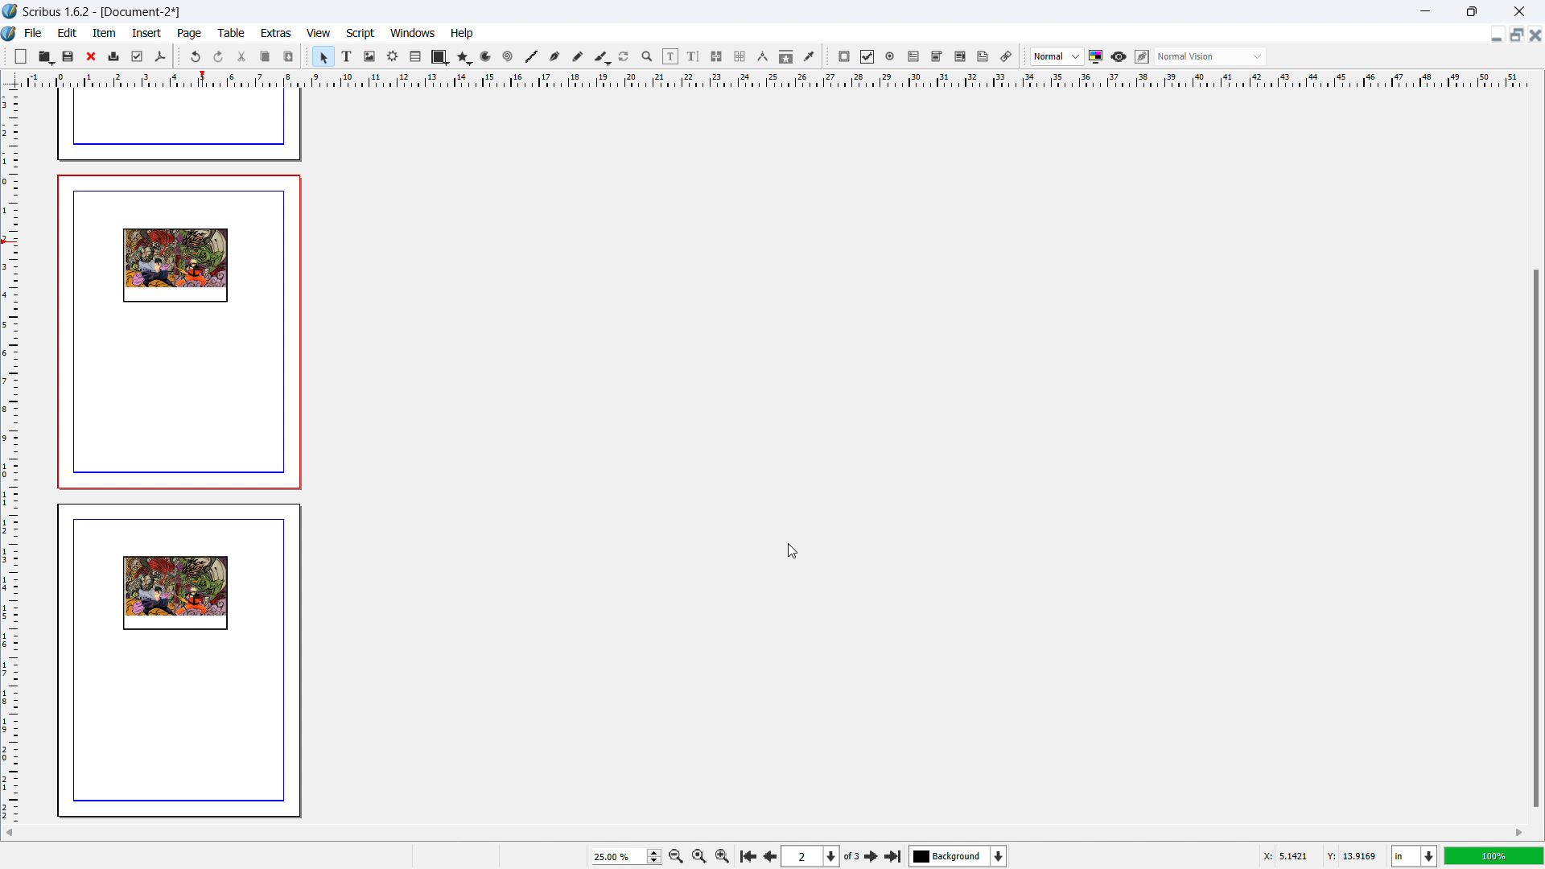  Describe the element at coordinates (624, 57) in the screenshot. I see `rotate item` at that location.